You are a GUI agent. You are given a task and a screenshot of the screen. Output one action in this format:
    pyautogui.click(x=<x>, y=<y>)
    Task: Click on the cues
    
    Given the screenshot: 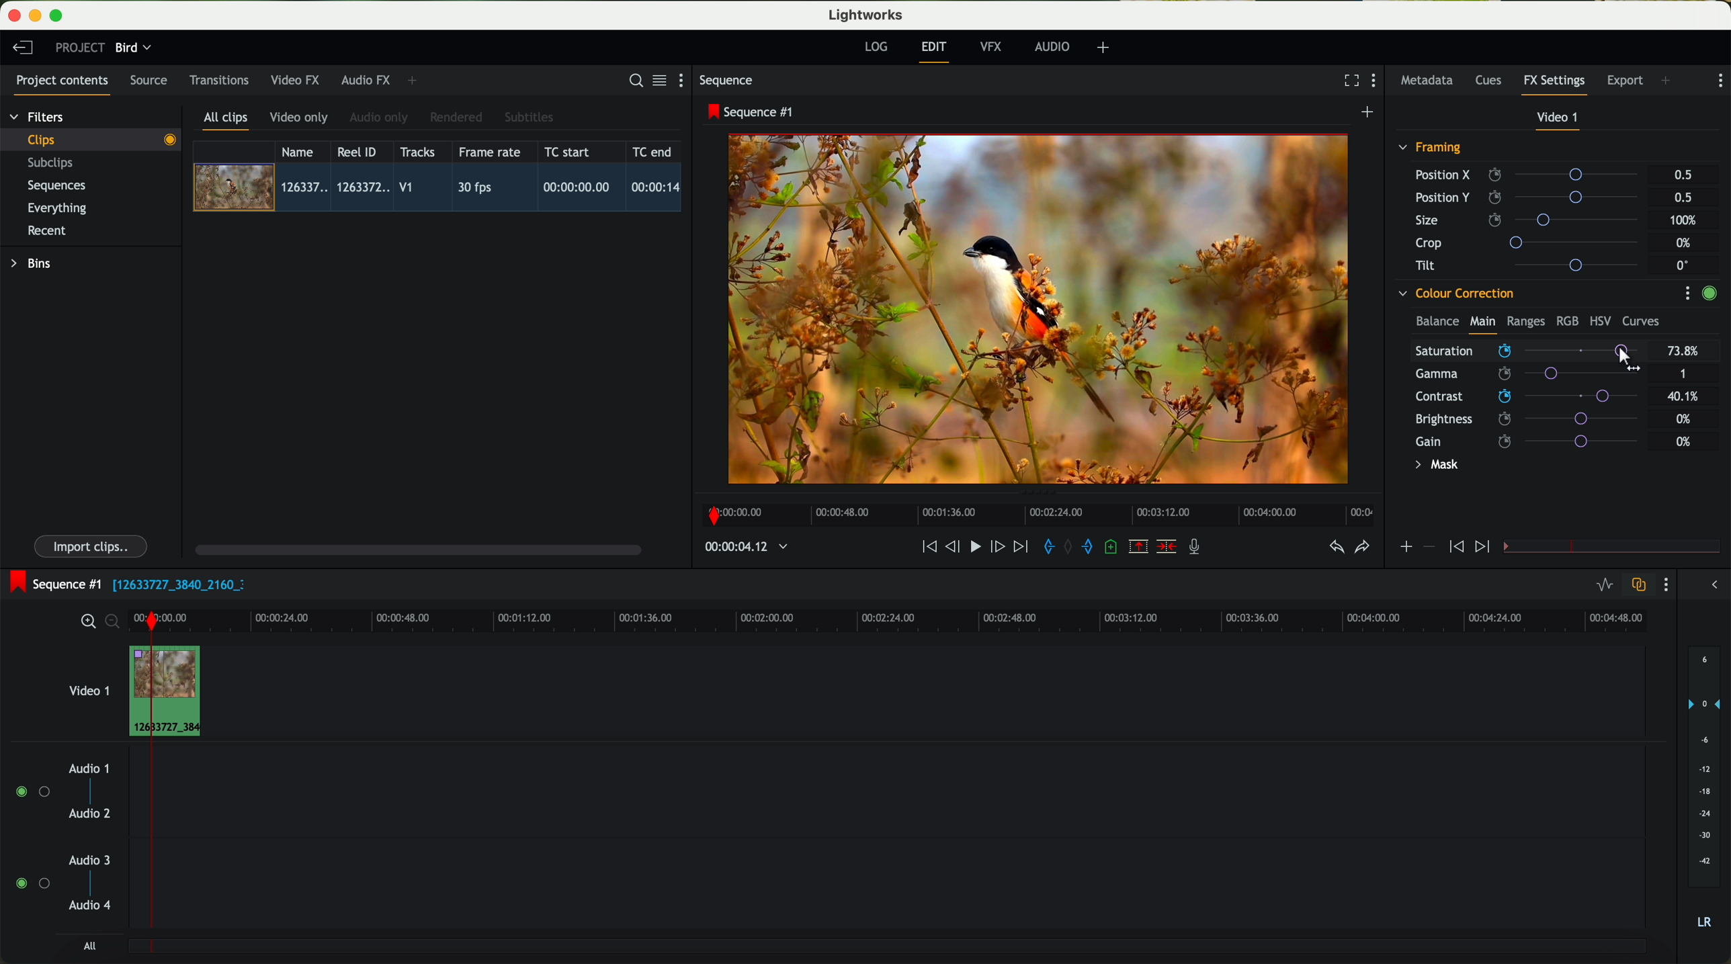 What is the action you would take?
    pyautogui.click(x=1492, y=81)
    